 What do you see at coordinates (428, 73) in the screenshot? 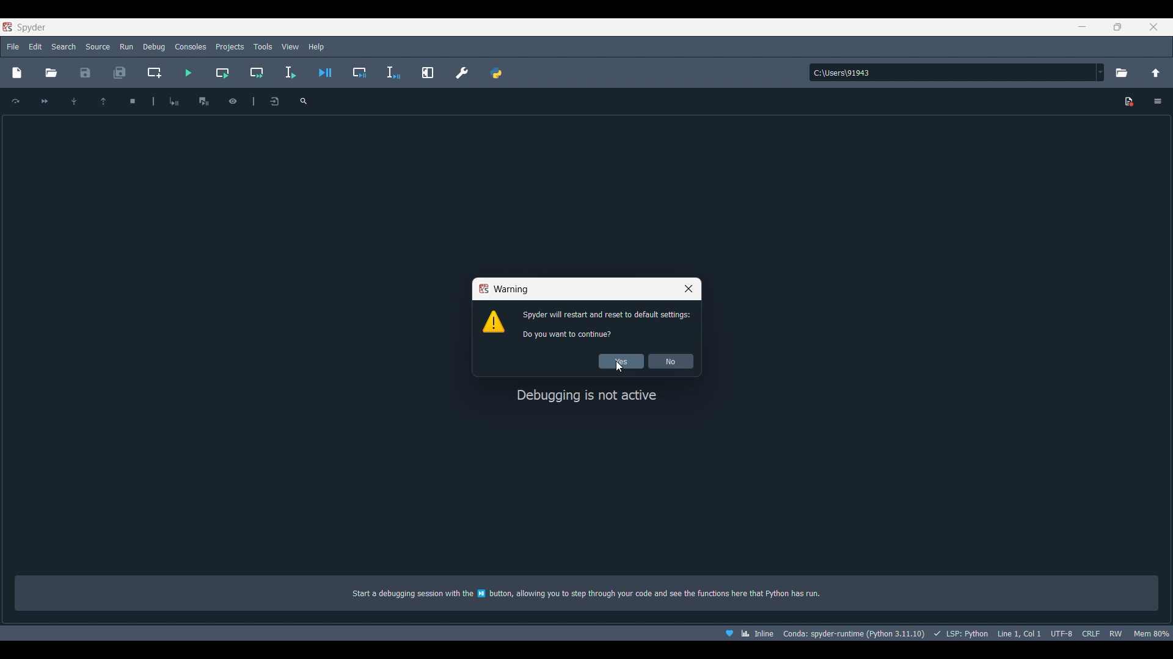
I see `Maximize current pane` at bounding box center [428, 73].